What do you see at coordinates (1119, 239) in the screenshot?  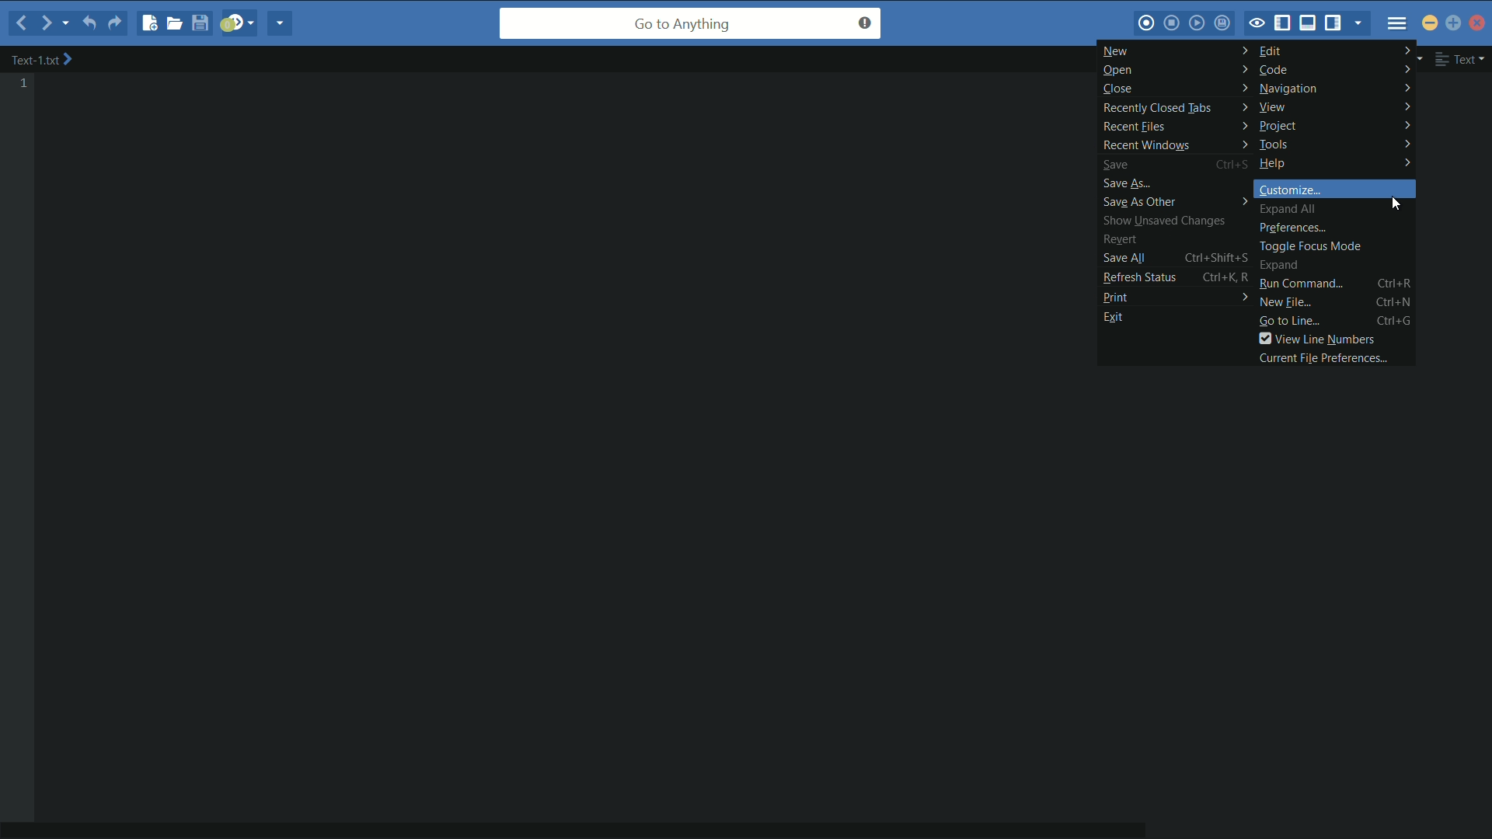 I see `revert` at bounding box center [1119, 239].